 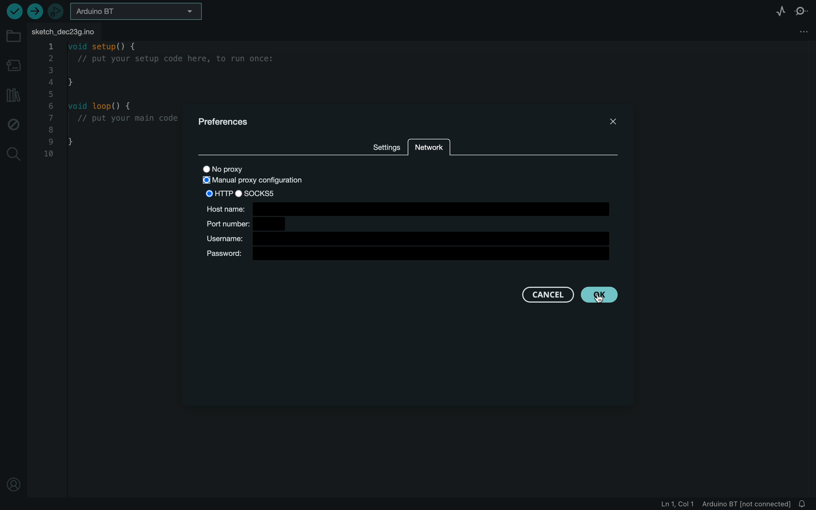 What do you see at coordinates (792, 30) in the screenshot?
I see `file setting` at bounding box center [792, 30].